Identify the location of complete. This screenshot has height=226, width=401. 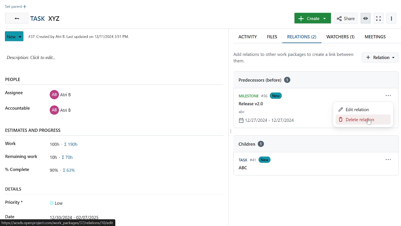
(17, 169).